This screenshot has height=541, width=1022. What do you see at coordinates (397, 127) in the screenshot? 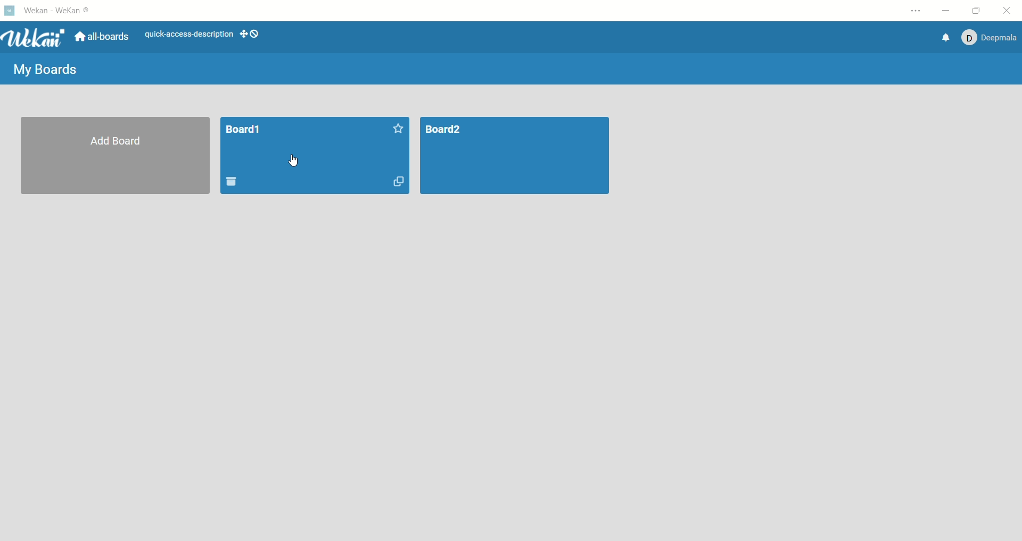
I see `favorite` at bounding box center [397, 127].